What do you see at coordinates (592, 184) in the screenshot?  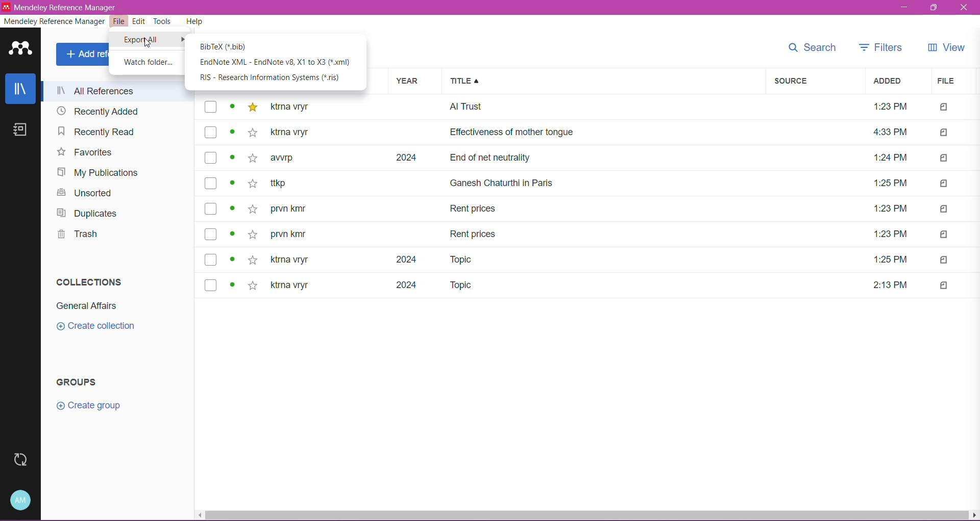 I see `ttkp Ganesh Chaturthi in Paris 1:25 PM` at bounding box center [592, 184].